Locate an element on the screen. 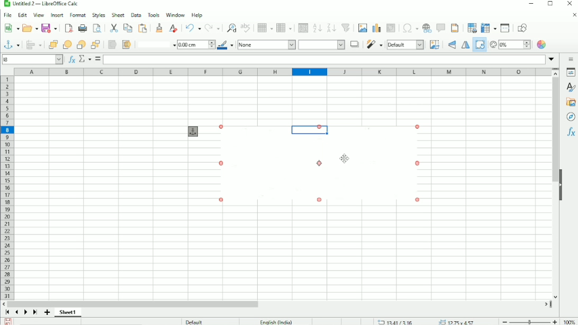 The image size is (578, 325). Paste is located at coordinates (142, 28).